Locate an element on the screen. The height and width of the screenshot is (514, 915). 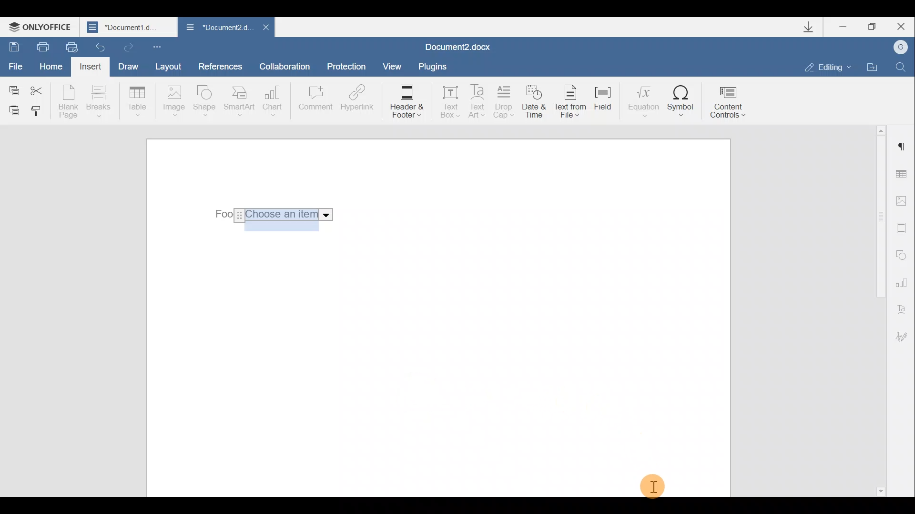
Redo is located at coordinates (127, 45).